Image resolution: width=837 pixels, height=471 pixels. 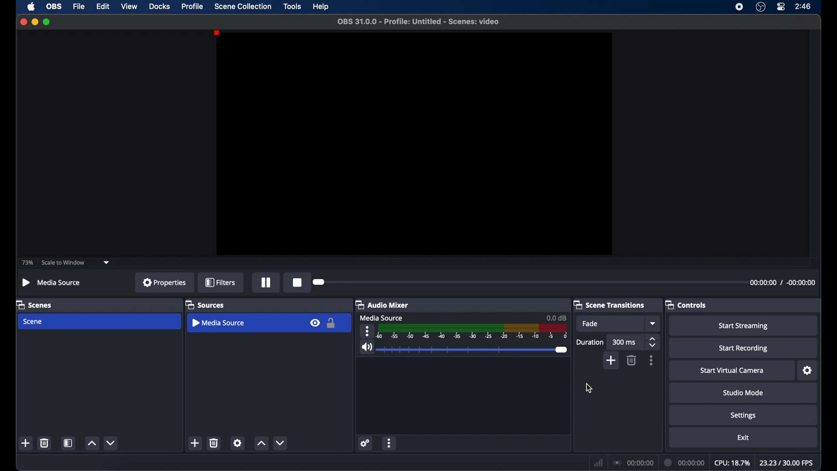 What do you see at coordinates (464, 332) in the screenshot?
I see `Signal` at bounding box center [464, 332].